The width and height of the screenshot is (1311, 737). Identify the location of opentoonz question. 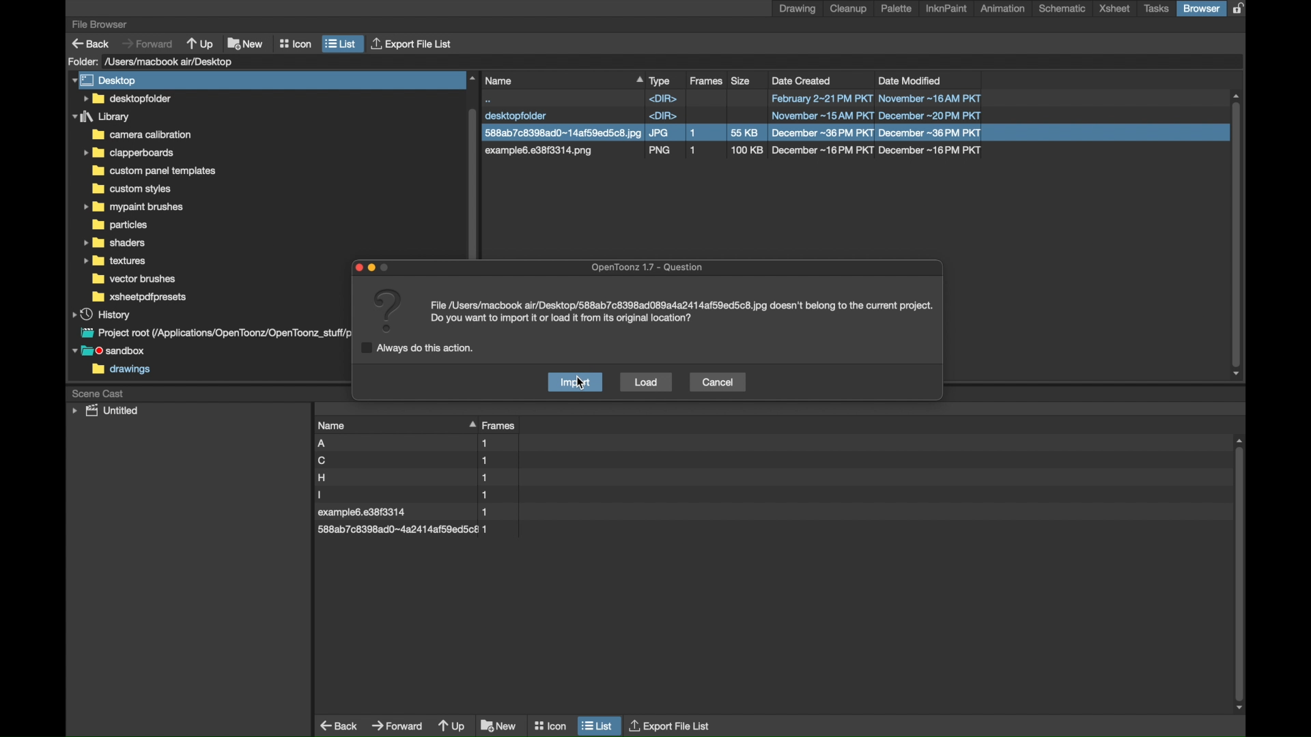
(647, 267).